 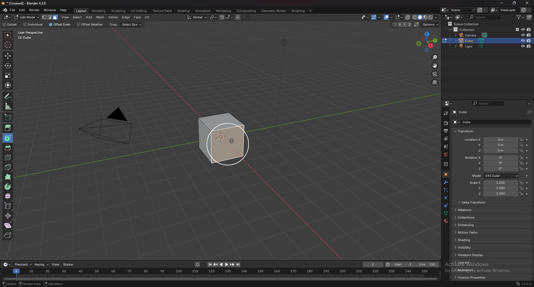 I want to click on animate property, so click(x=527, y=183).